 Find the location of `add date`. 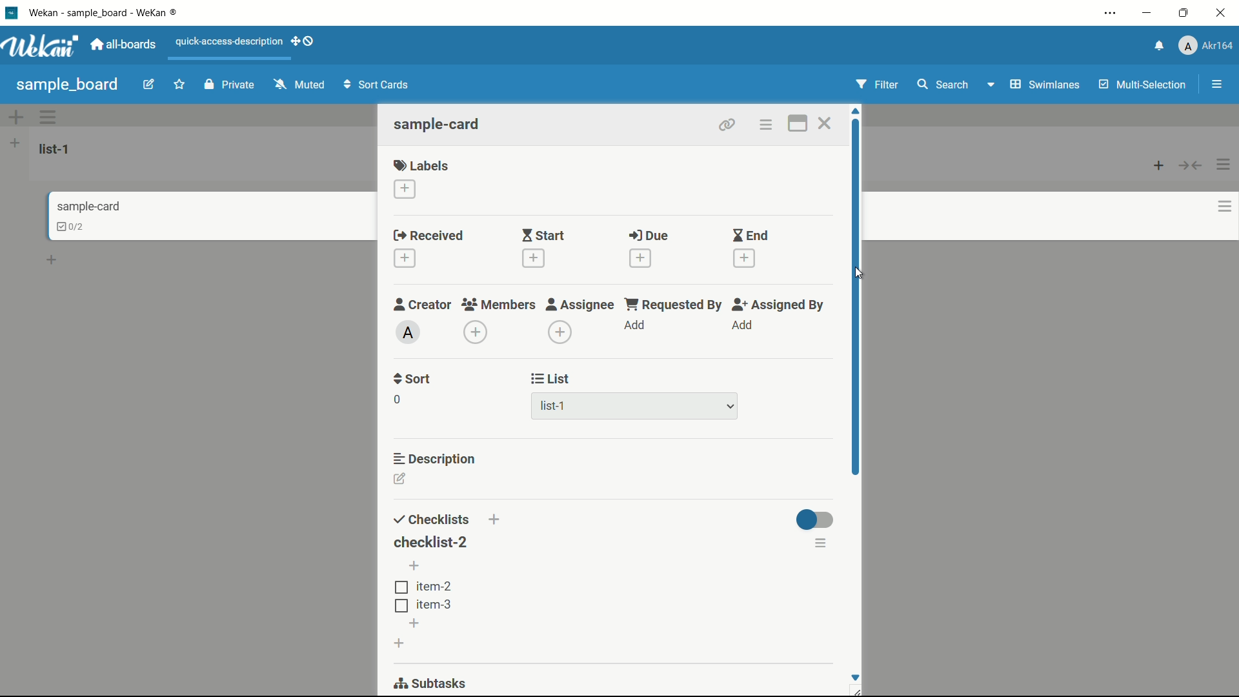

add date is located at coordinates (533, 259).